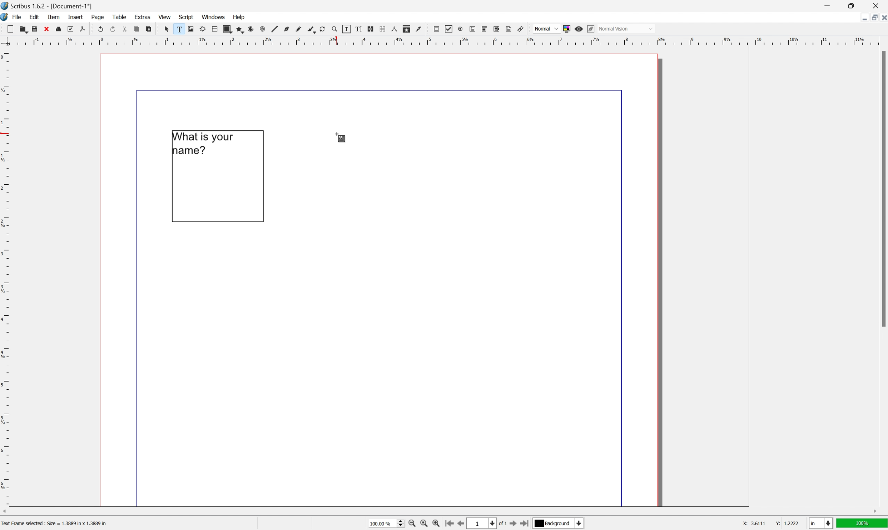 Image resolution: width=888 pixels, height=530 pixels. I want to click on normal vision, so click(626, 29).